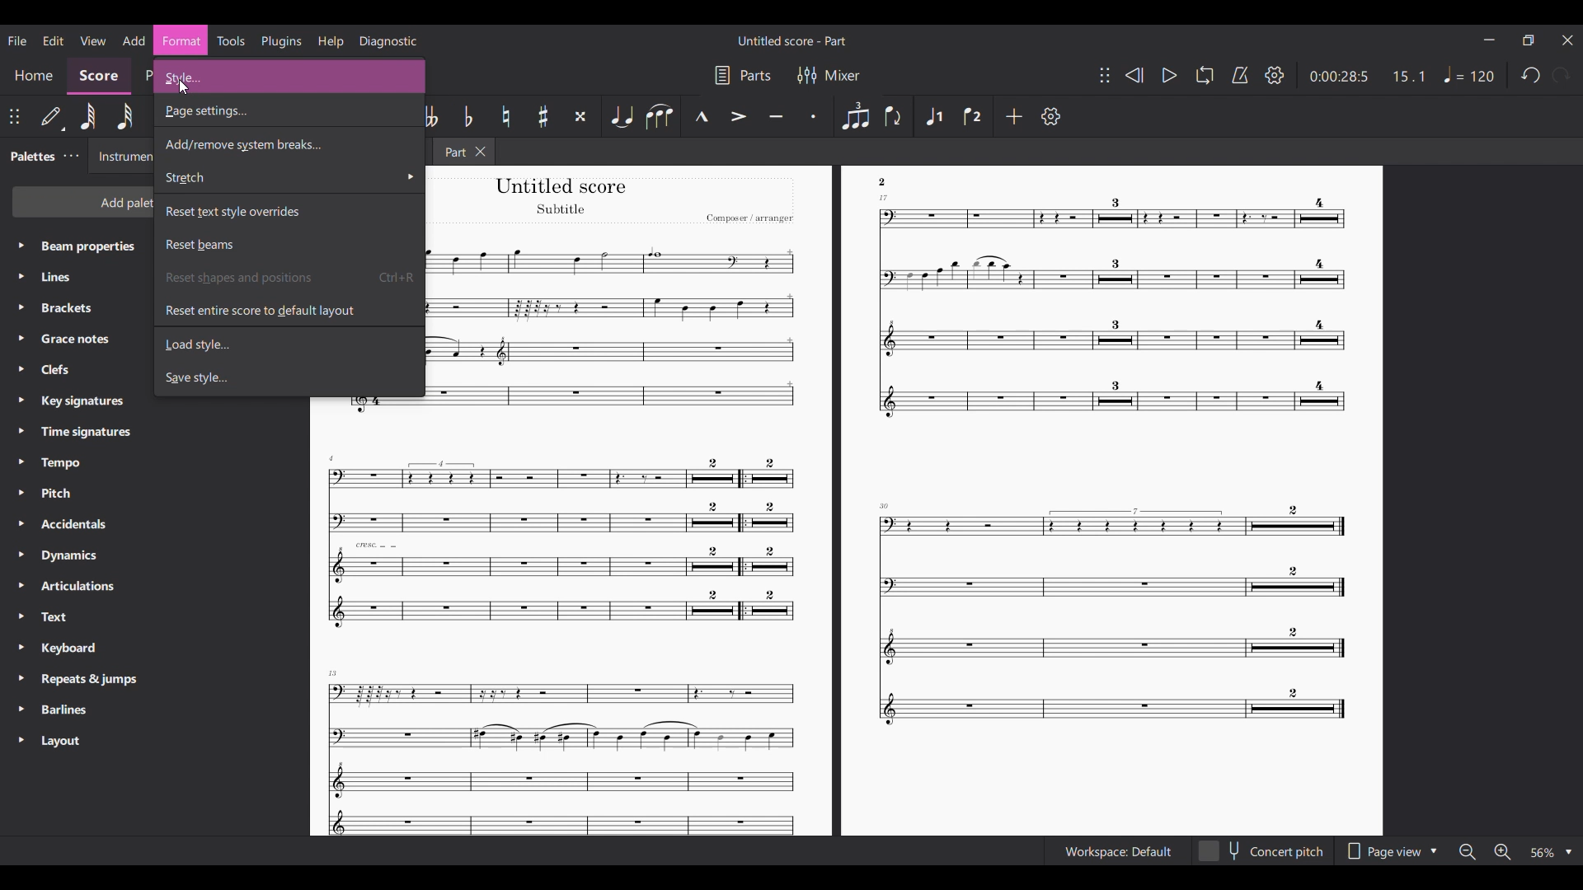  Describe the element at coordinates (973, 116) in the screenshot. I see `Voice 2` at that location.